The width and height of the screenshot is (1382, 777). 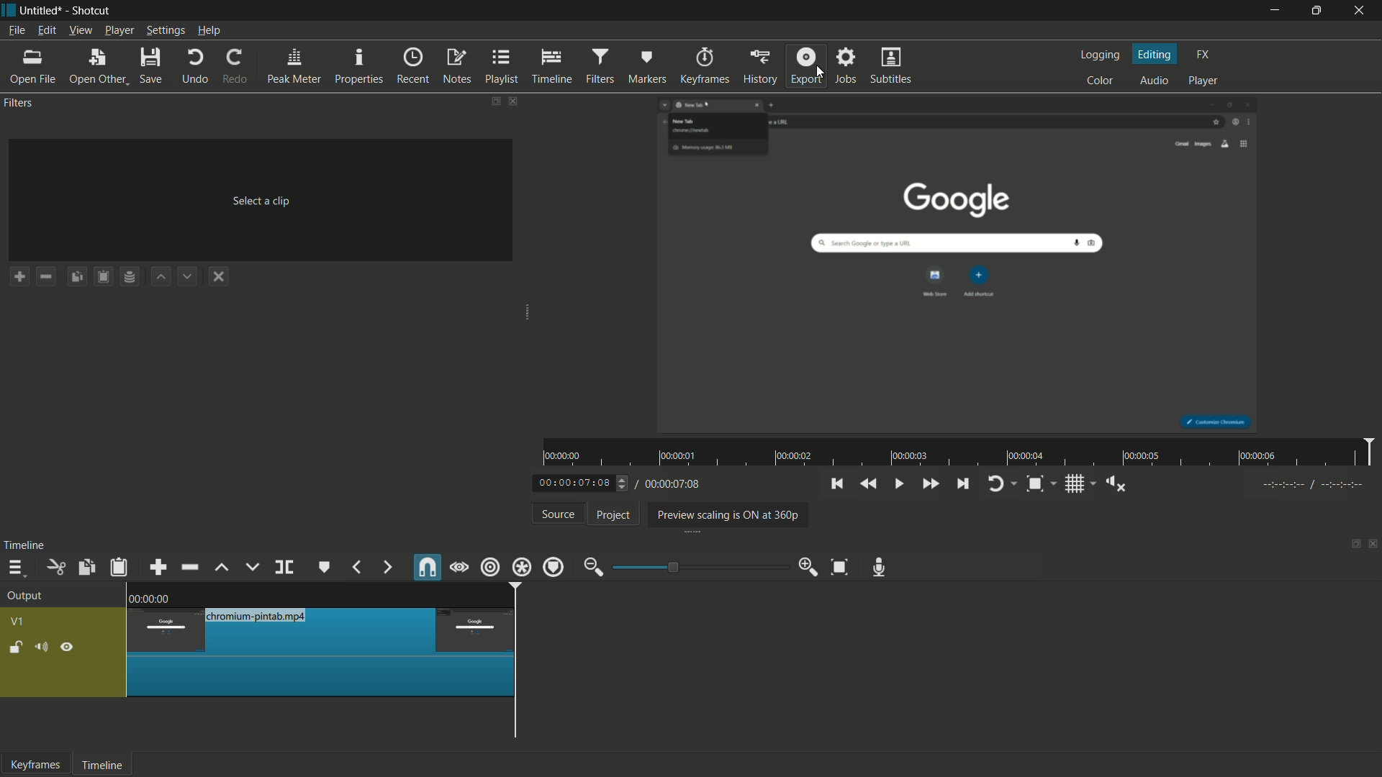 I want to click on close filters, so click(x=513, y=101).